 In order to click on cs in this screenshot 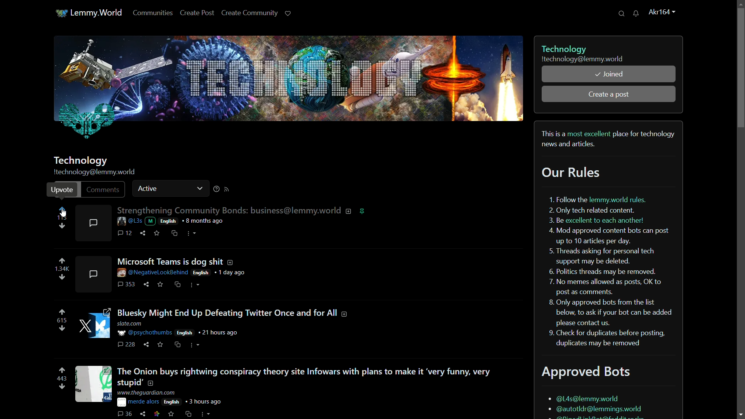, I will do `click(178, 284)`.